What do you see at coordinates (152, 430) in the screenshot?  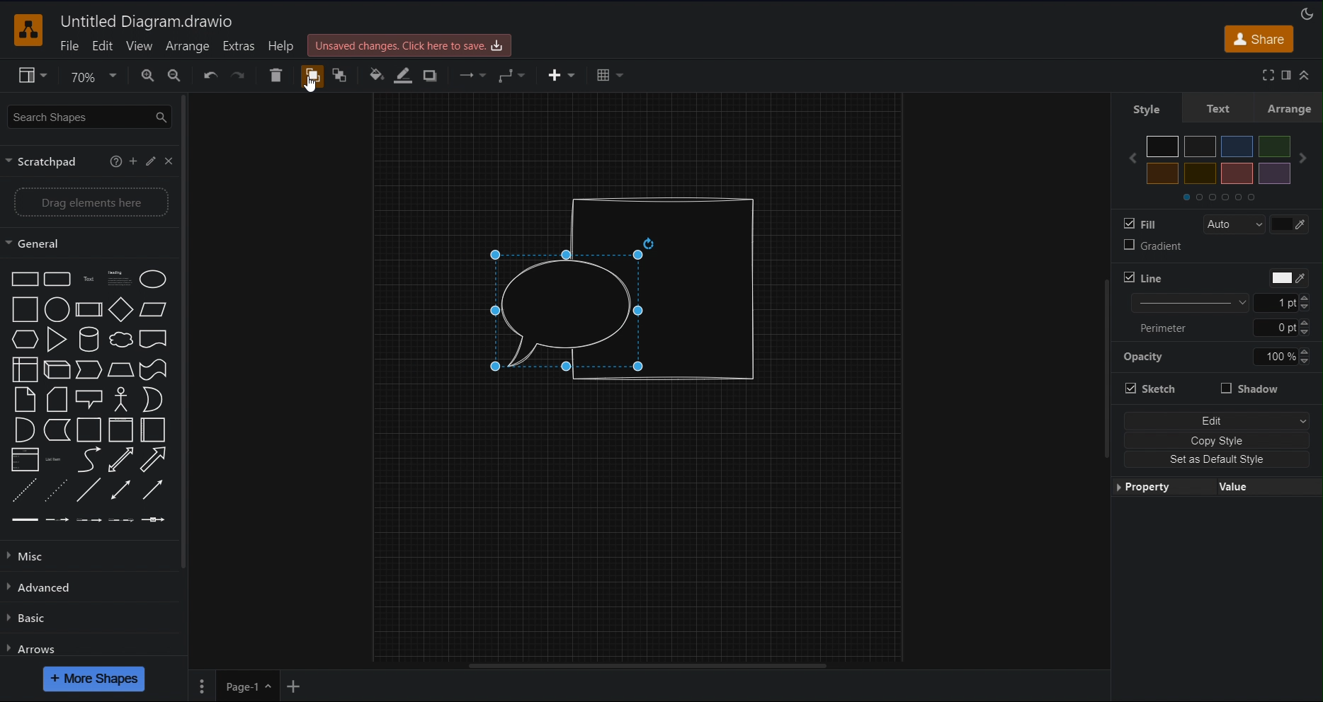 I see `Horizontal container` at bounding box center [152, 430].